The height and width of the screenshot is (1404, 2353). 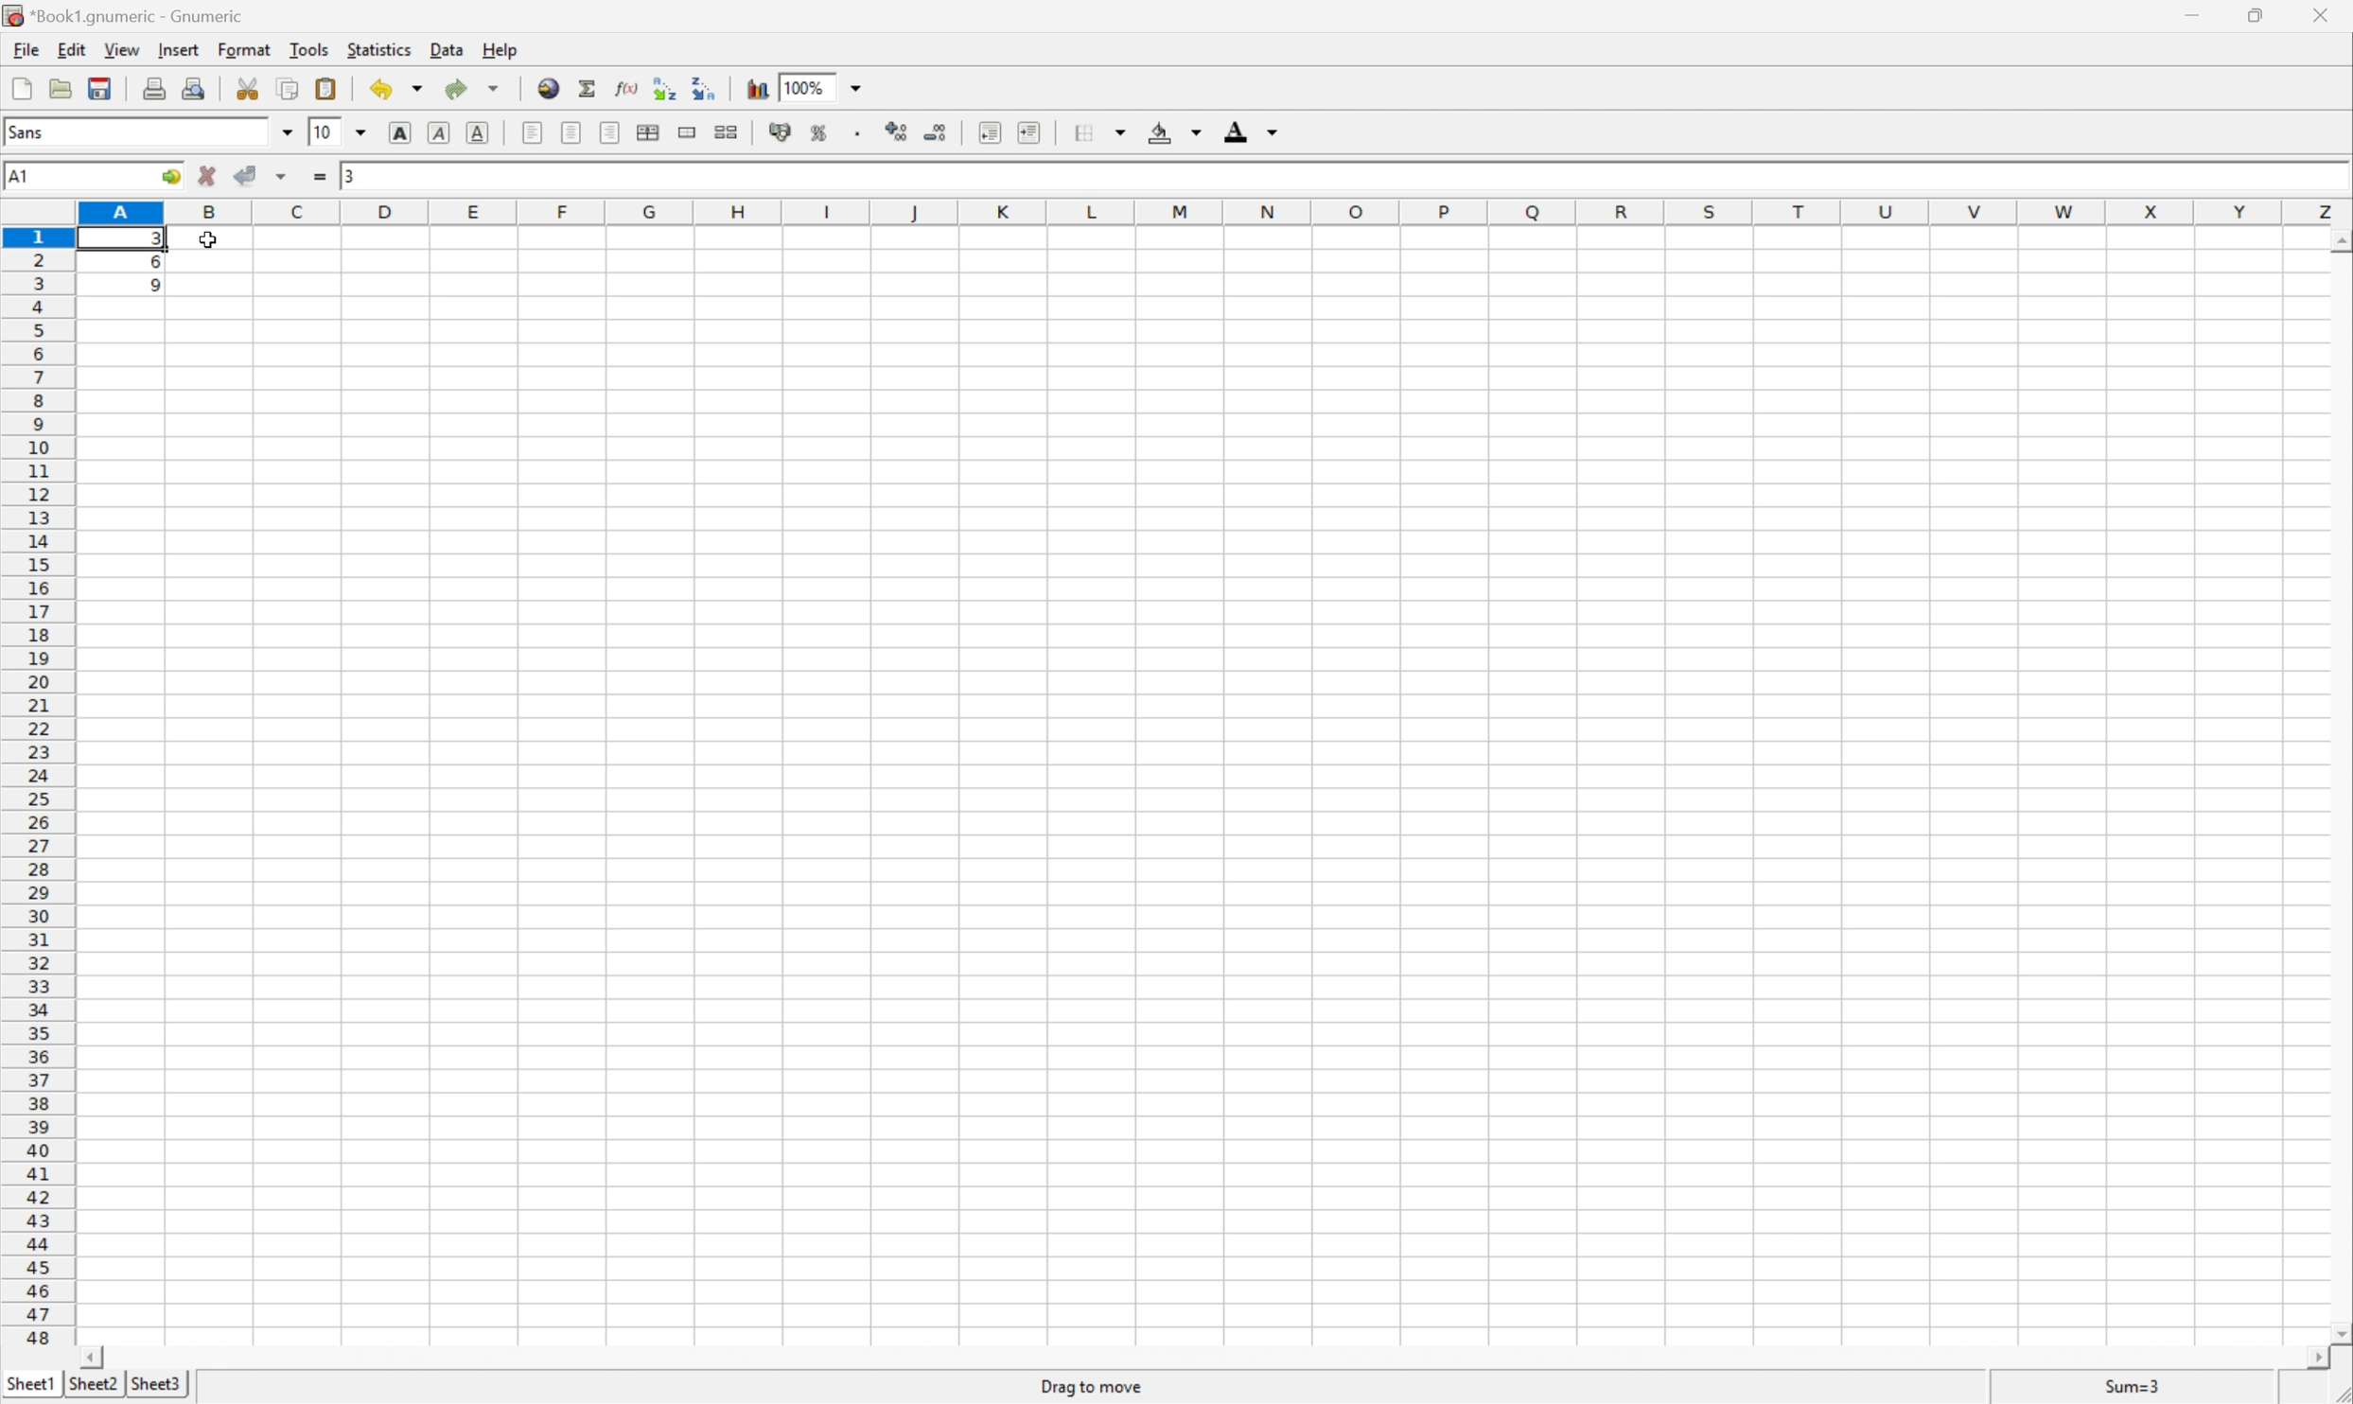 I want to click on Help, so click(x=500, y=49).